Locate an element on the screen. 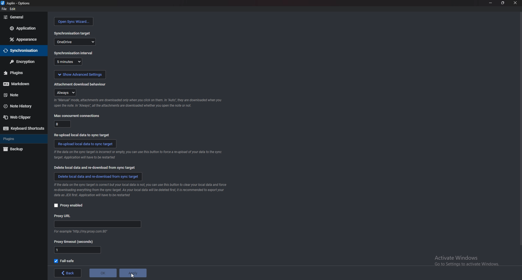  application is located at coordinates (24, 28).